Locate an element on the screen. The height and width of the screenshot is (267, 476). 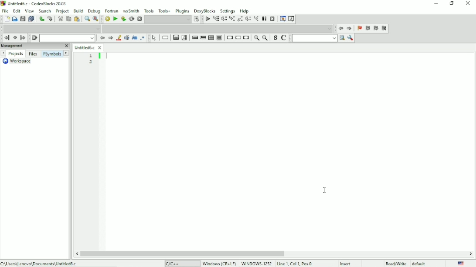
Drop down is located at coordinates (217, 28).